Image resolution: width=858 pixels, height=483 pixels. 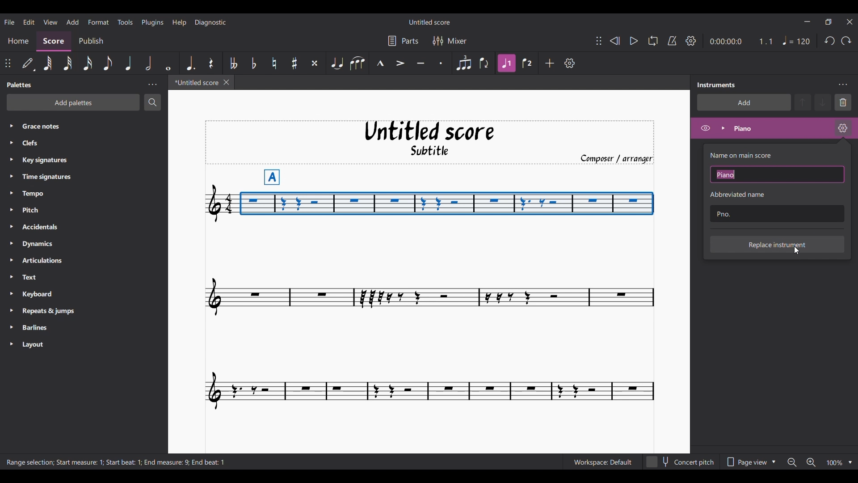 What do you see at coordinates (190, 63) in the screenshot?
I see `Augmentation dot` at bounding box center [190, 63].